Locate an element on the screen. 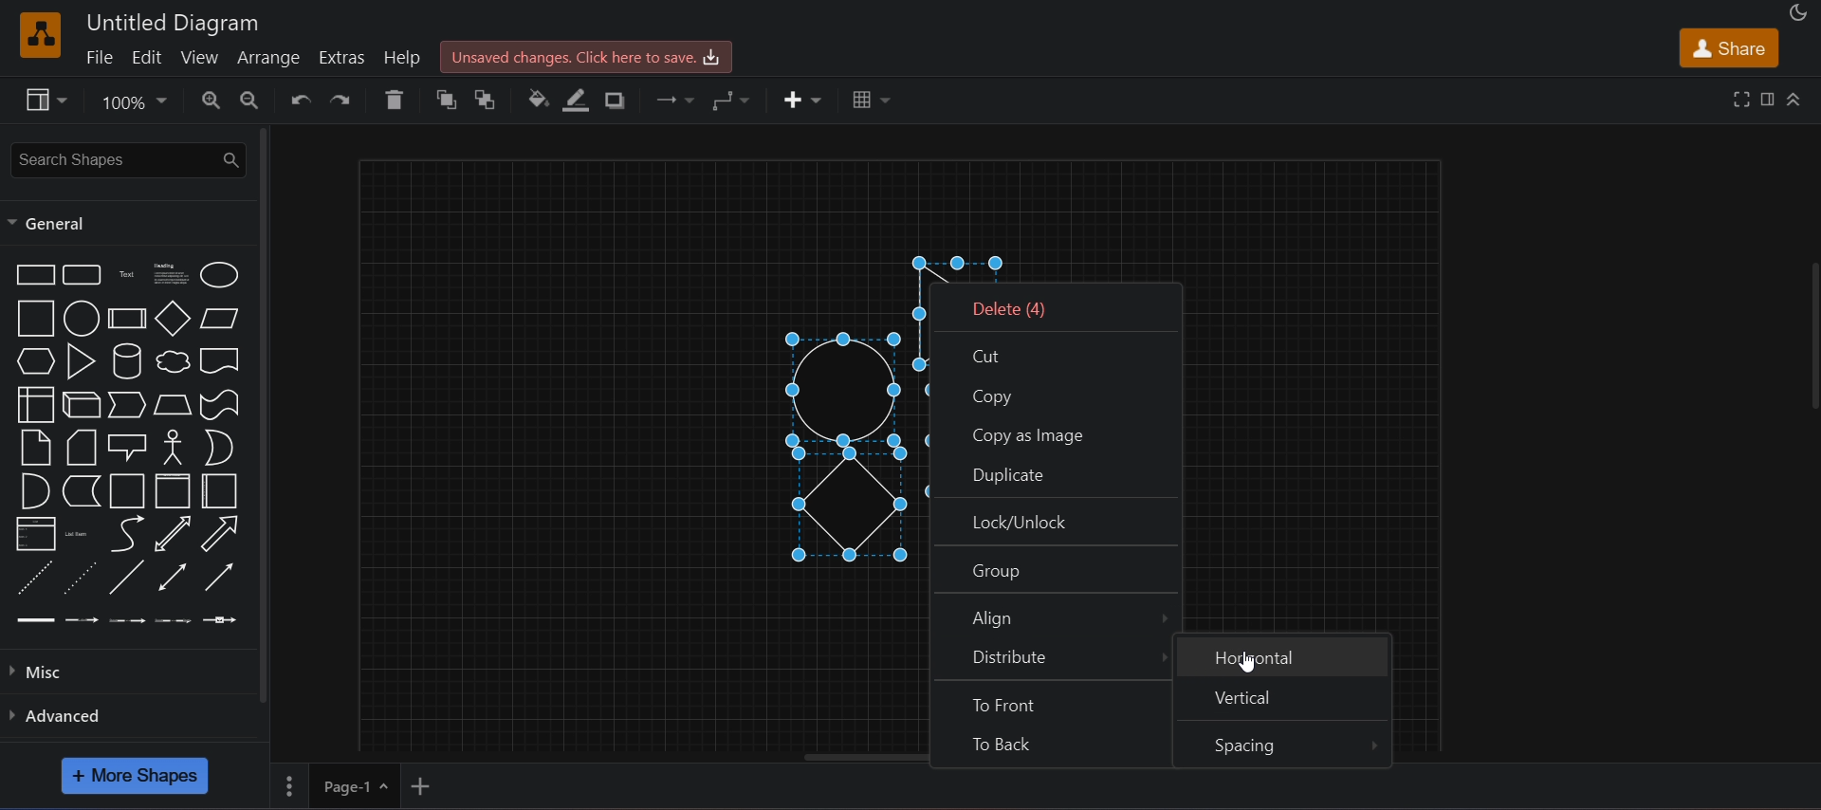 This screenshot has width=1821, height=810. edit is located at coordinates (149, 57).